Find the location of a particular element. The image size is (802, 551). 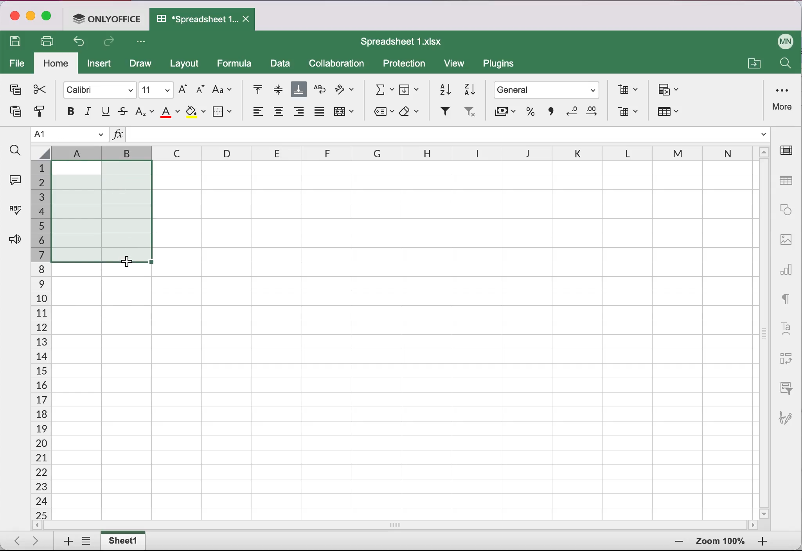

Find is located at coordinates (784, 65).